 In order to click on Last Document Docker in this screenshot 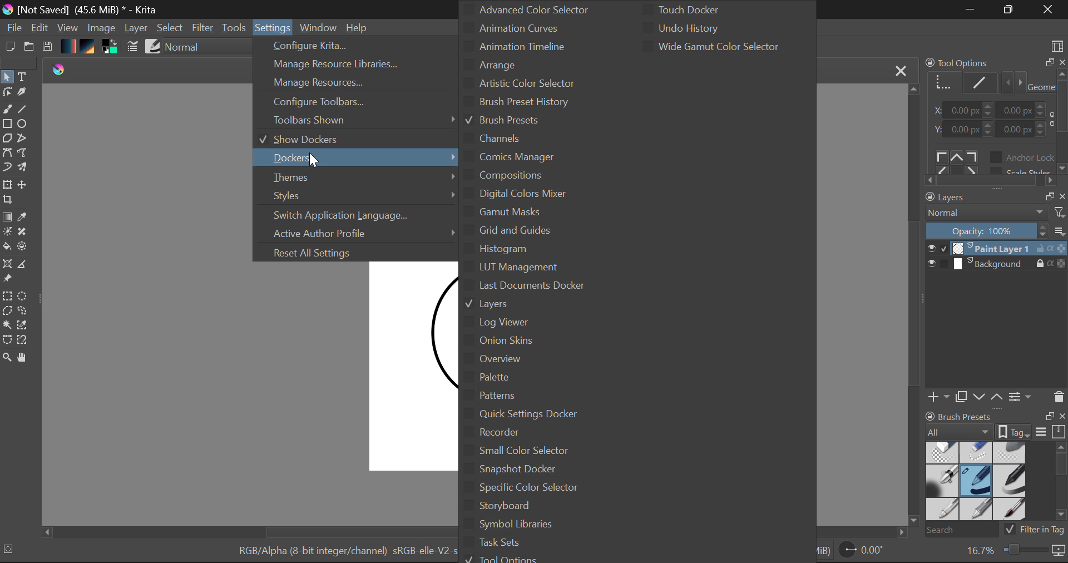, I will do `click(566, 287)`.